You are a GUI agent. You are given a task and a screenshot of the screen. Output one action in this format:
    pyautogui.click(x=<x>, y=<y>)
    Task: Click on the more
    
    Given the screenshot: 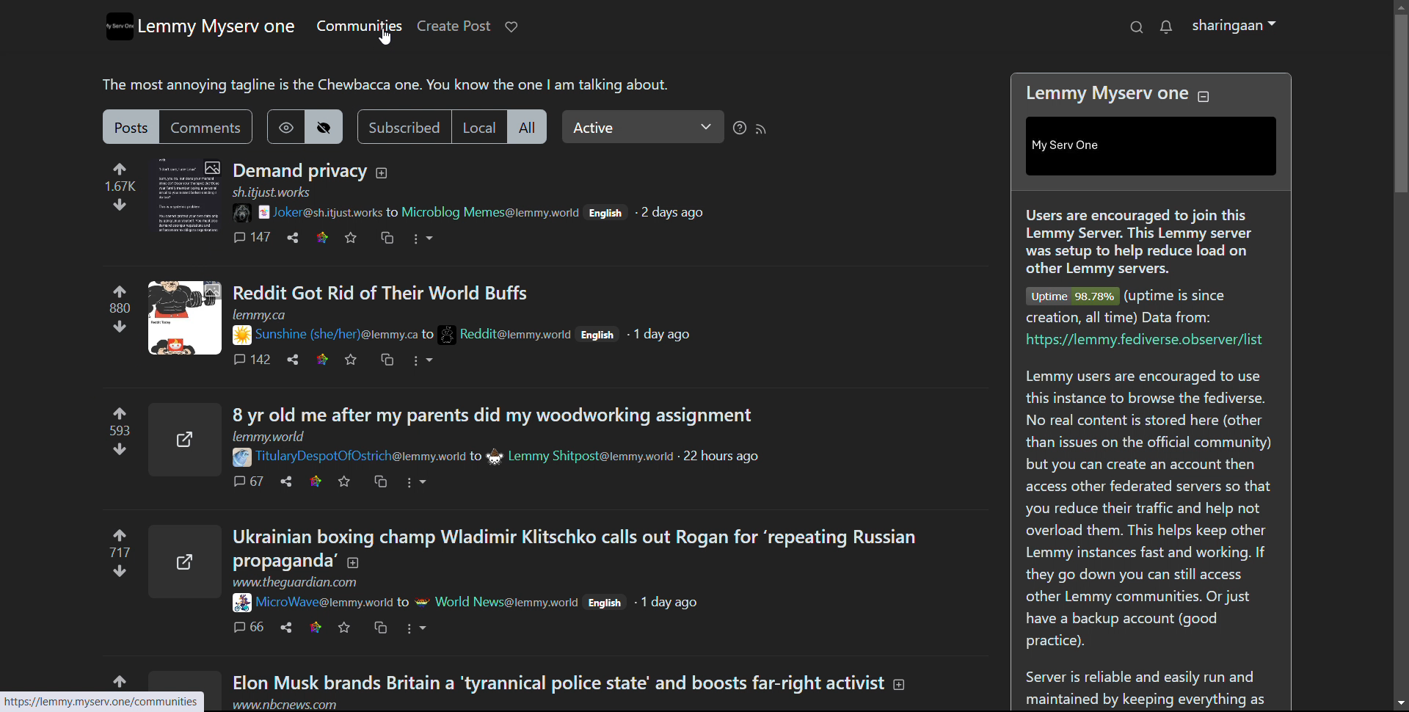 What is the action you would take?
    pyautogui.click(x=418, y=626)
    